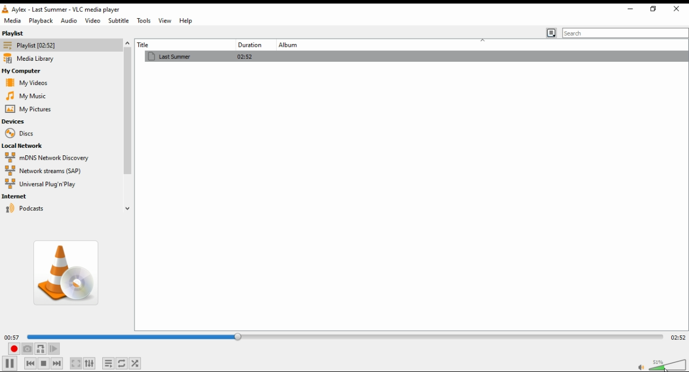  Describe the element at coordinates (26, 96) in the screenshot. I see `my music` at that location.